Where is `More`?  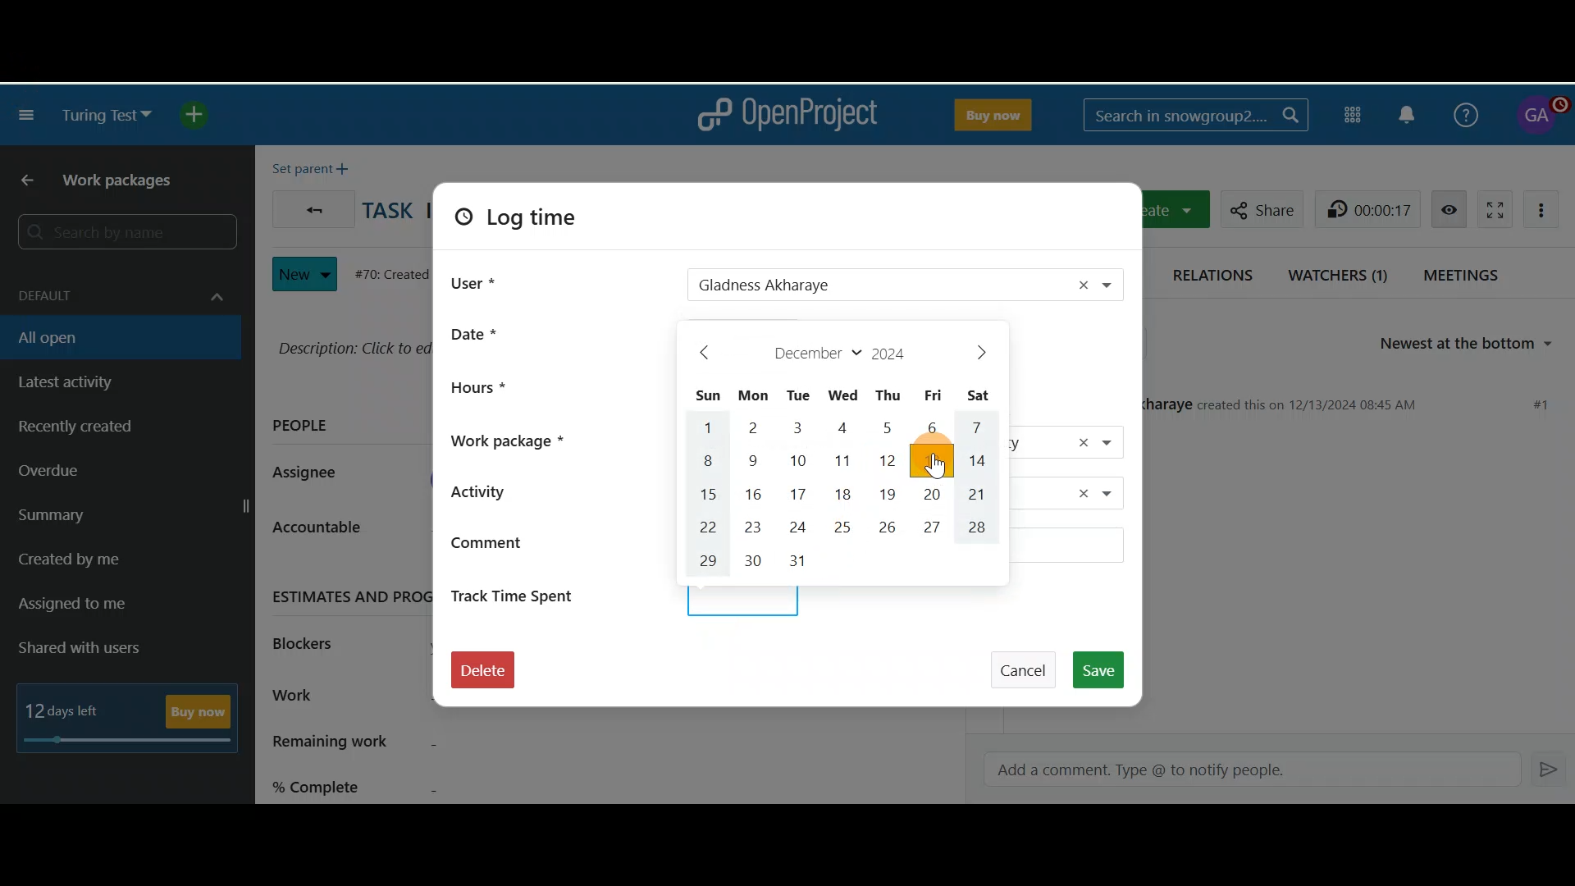
More is located at coordinates (1545, 208).